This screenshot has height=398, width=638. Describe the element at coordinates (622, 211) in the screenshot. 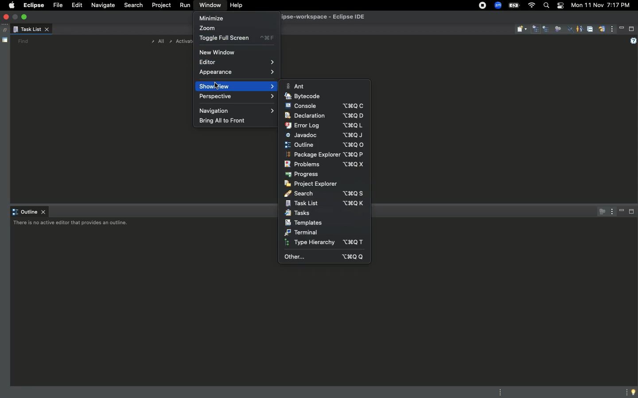

I see `Minimize` at that location.